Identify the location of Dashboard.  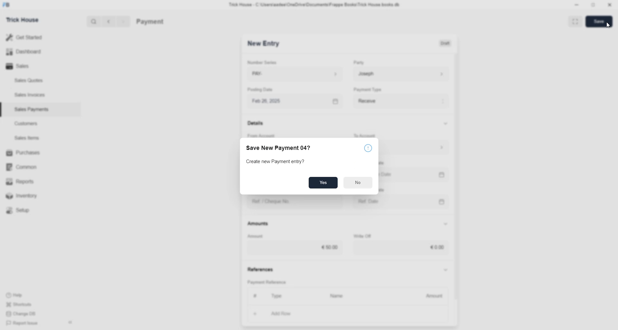
(23, 53).